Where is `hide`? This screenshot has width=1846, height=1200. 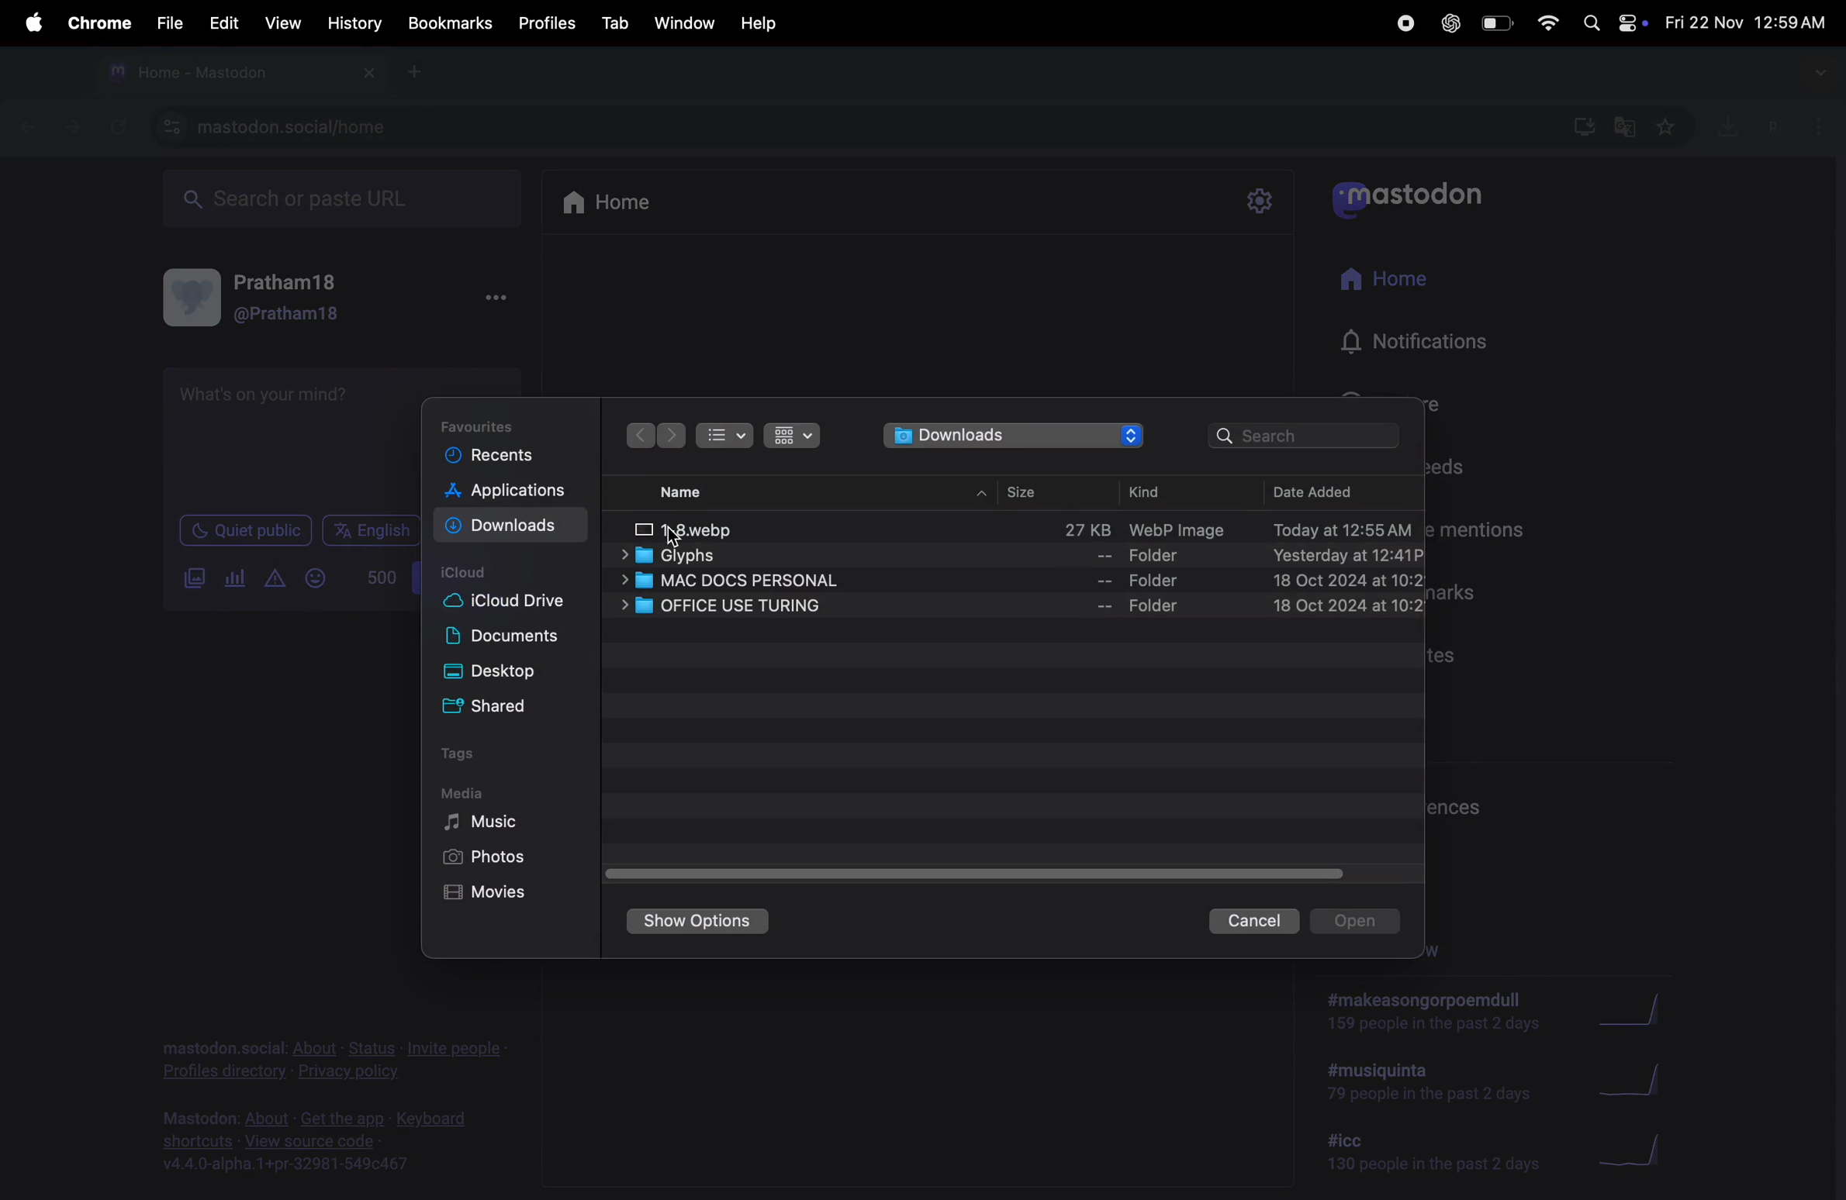
hide is located at coordinates (983, 495).